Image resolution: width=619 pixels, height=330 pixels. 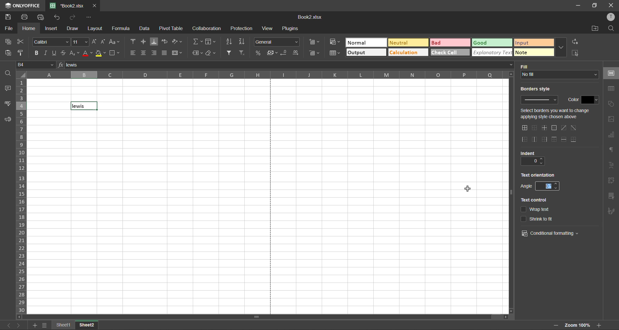 What do you see at coordinates (59, 66) in the screenshot?
I see `formula input` at bounding box center [59, 66].